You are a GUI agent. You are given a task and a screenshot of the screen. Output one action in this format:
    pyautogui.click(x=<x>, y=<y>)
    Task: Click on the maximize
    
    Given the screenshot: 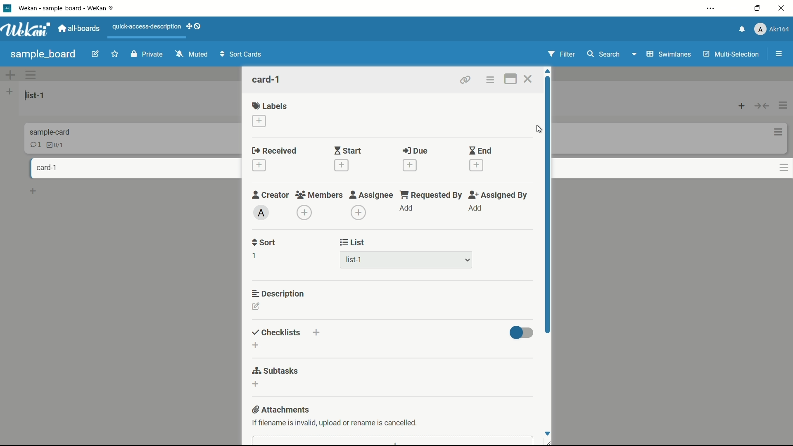 What is the action you would take?
    pyautogui.click(x=757, y=9)
    